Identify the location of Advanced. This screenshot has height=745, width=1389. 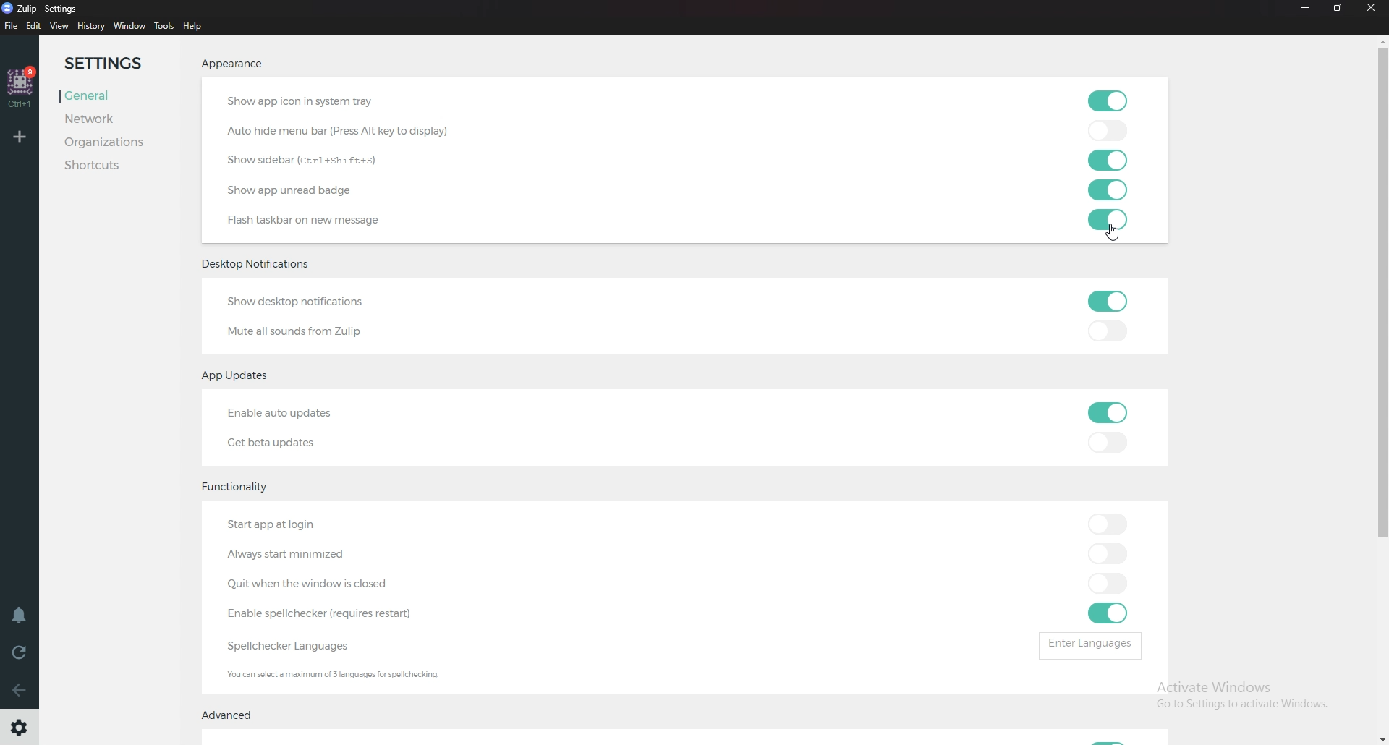
(231, 715).